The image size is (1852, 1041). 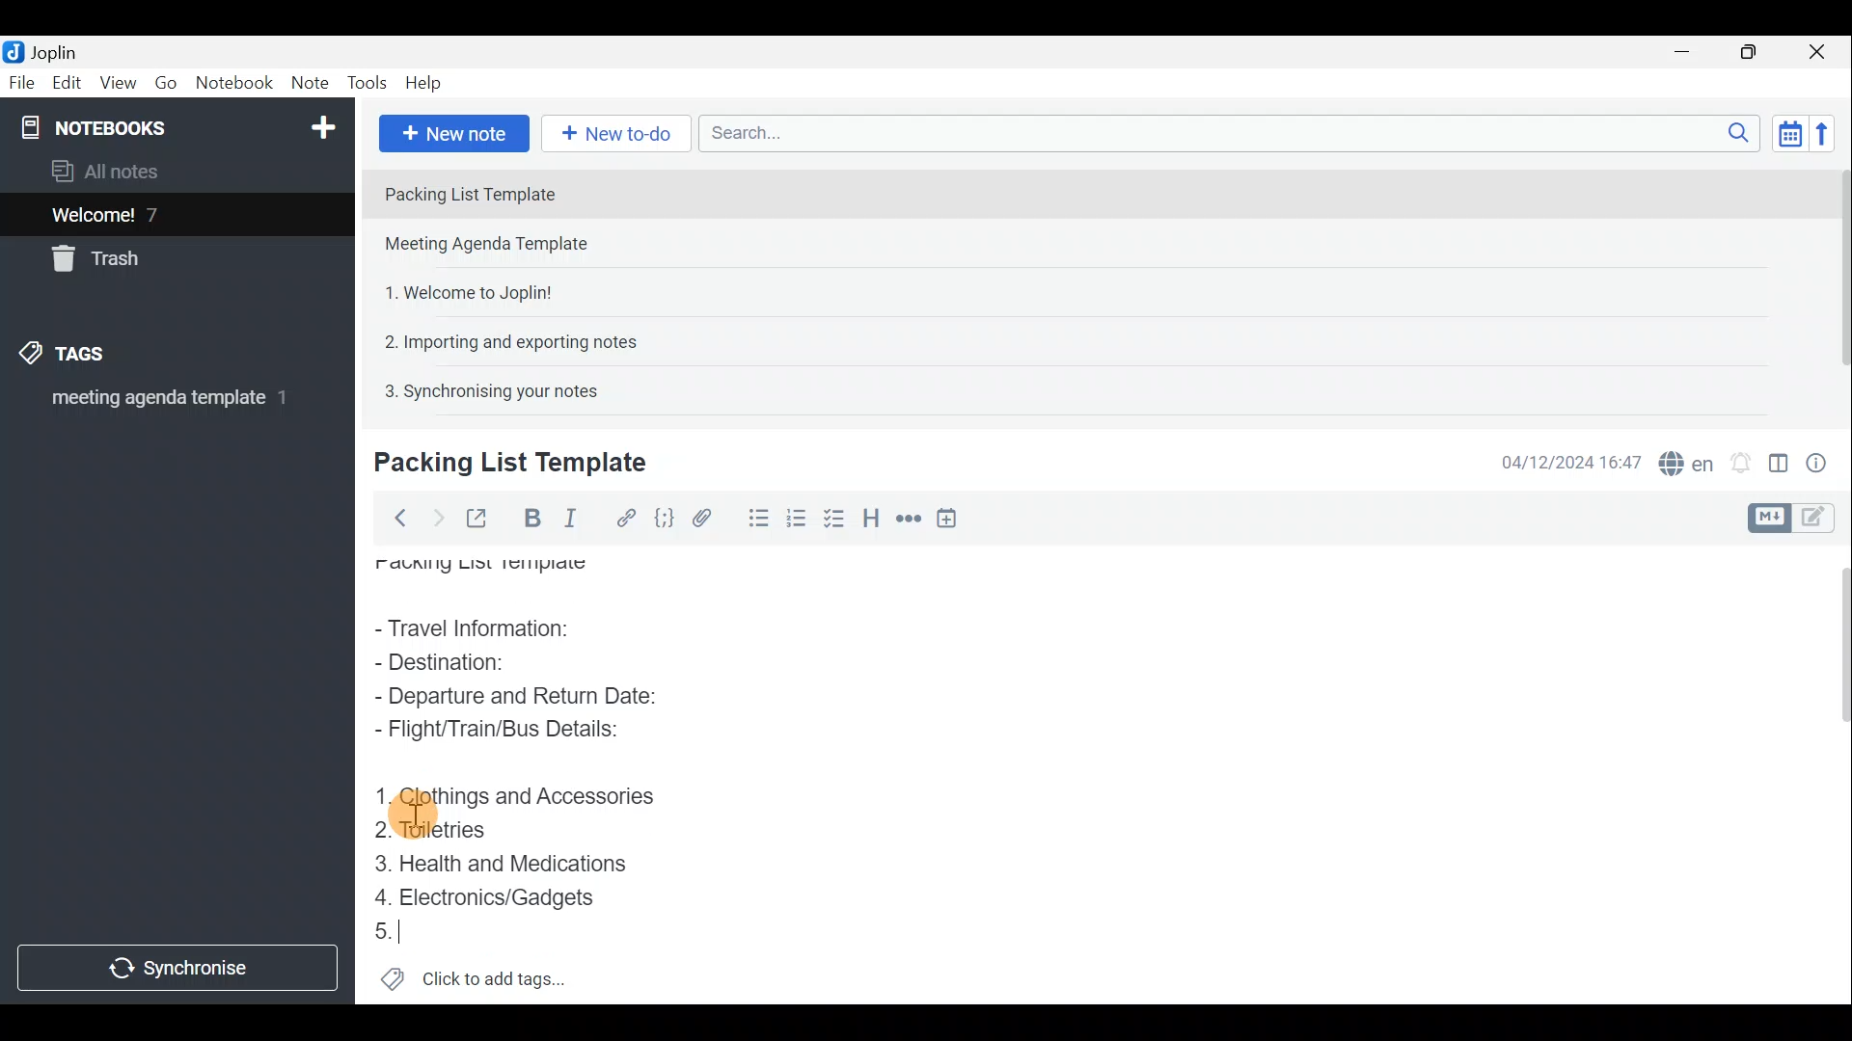 I want to click on Toggle sort order field, so click(x=1784, y=133).